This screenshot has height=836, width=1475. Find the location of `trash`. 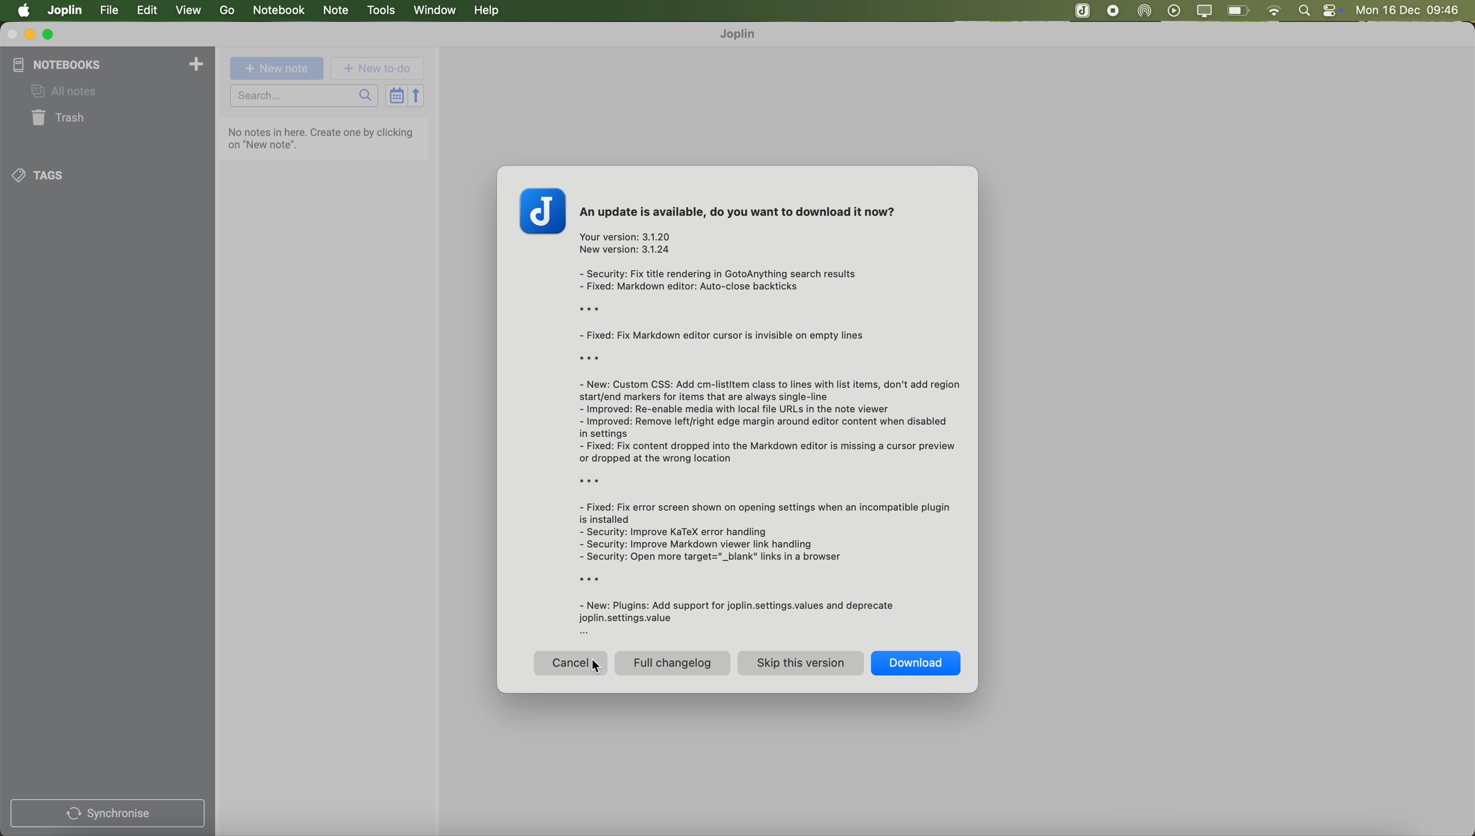

trash is located at coordinates (61, 118).